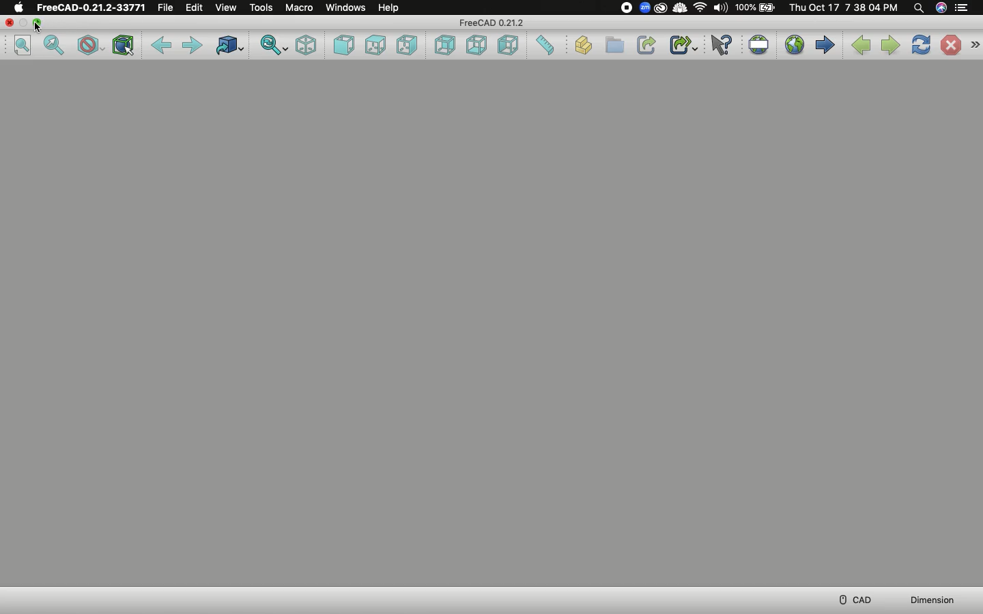 This screenshot has height=614, width=983. Describe the element at coordinates (614, 46) in the screenshot. I see `Create group` at that location.